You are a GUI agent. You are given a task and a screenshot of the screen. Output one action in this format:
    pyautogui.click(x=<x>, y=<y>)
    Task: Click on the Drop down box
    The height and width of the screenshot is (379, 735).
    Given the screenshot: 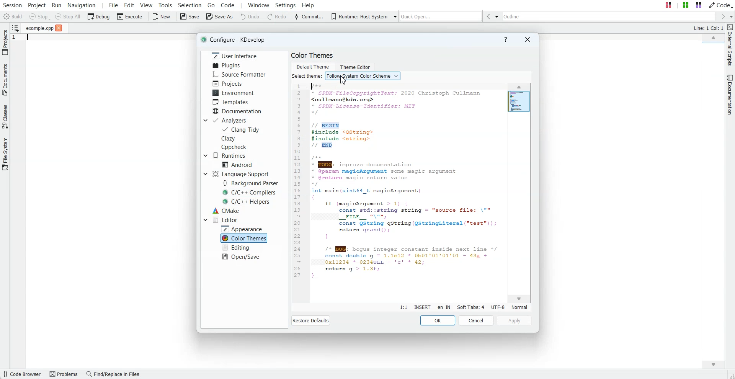 What is the action you would take?
    pyautogui.click(x=730, y=16)
    